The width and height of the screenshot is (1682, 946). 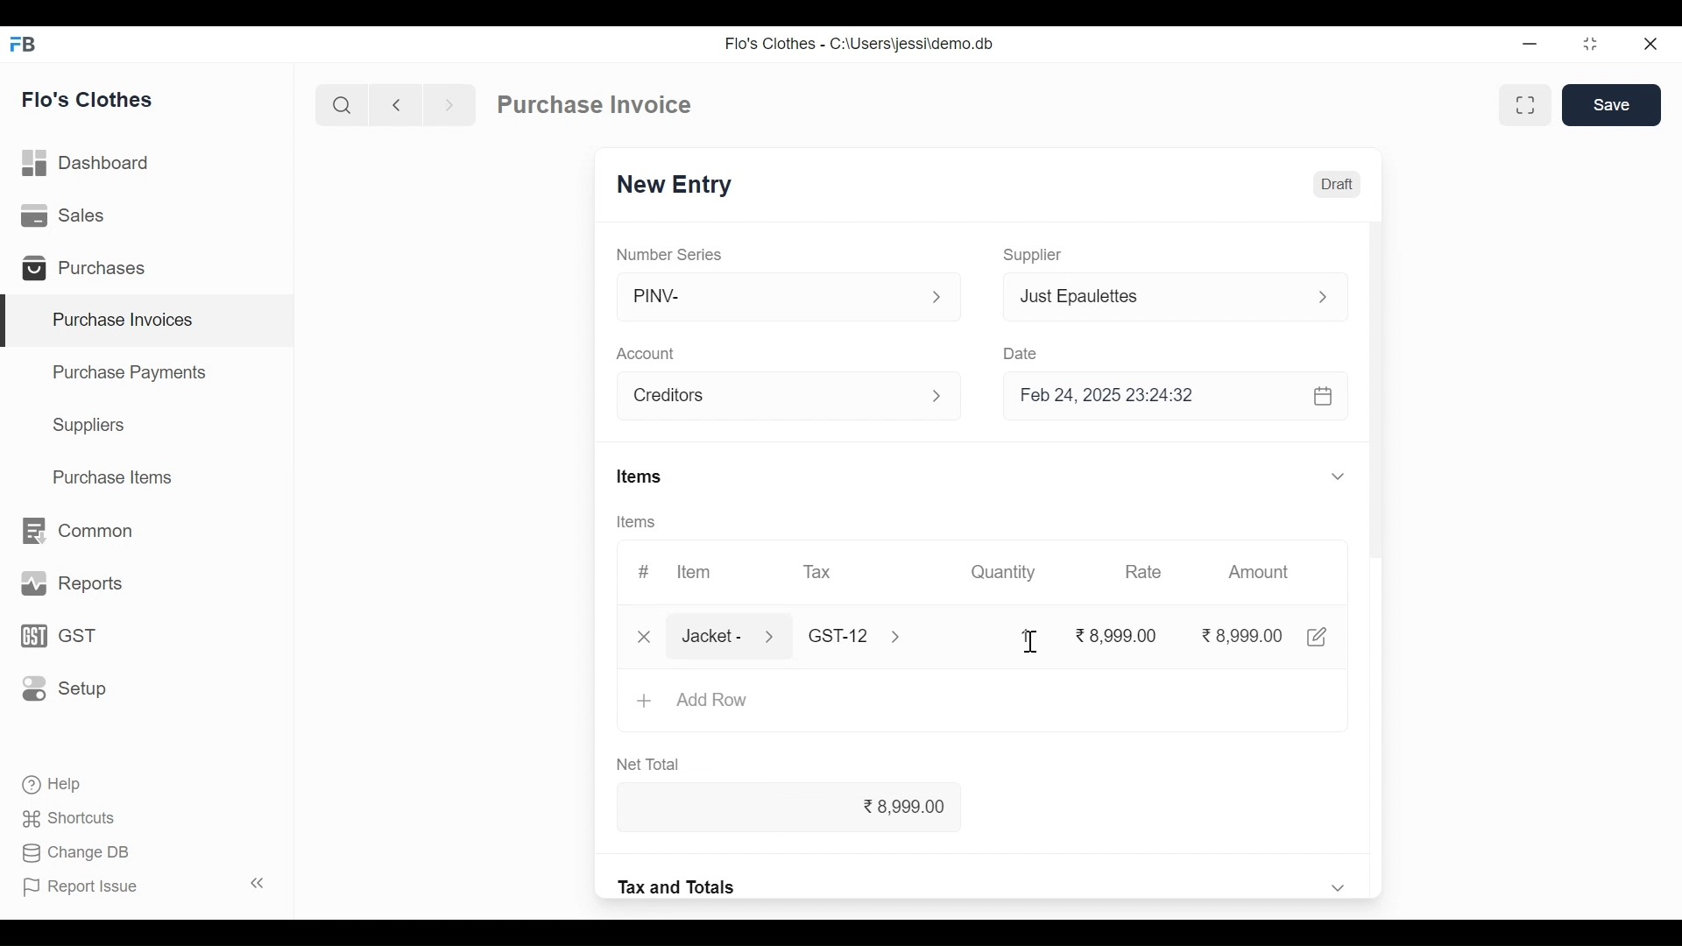 I want to click on Expand, so click(x=904, y=639).